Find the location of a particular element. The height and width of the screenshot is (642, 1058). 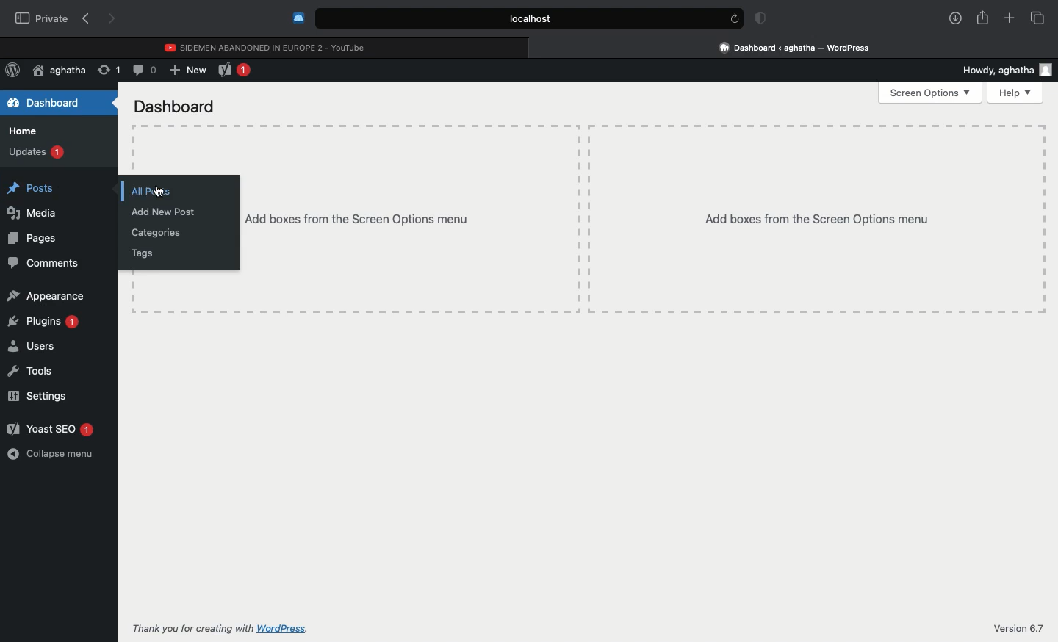

Tags is located at coordinates (143, 253).